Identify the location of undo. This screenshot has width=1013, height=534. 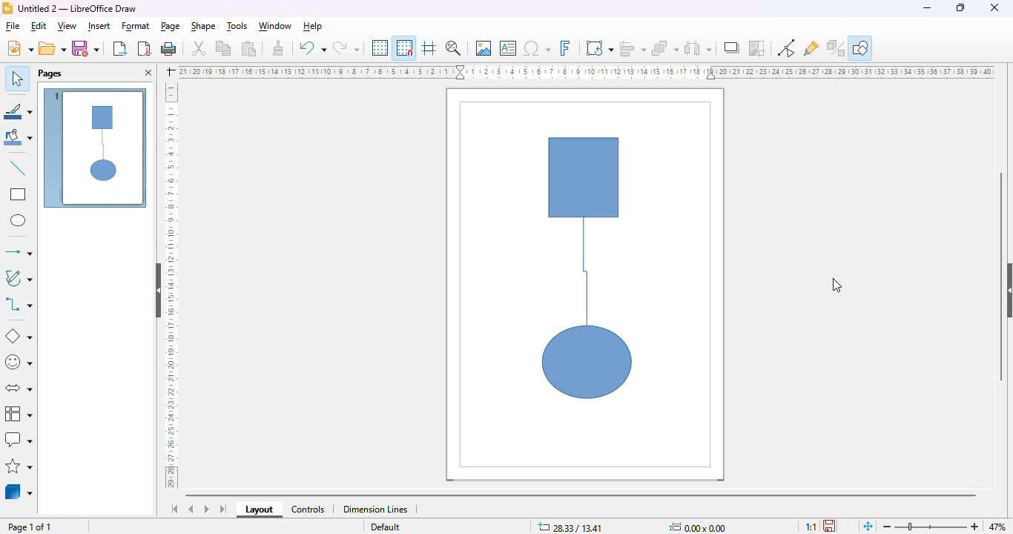
(312, 49).